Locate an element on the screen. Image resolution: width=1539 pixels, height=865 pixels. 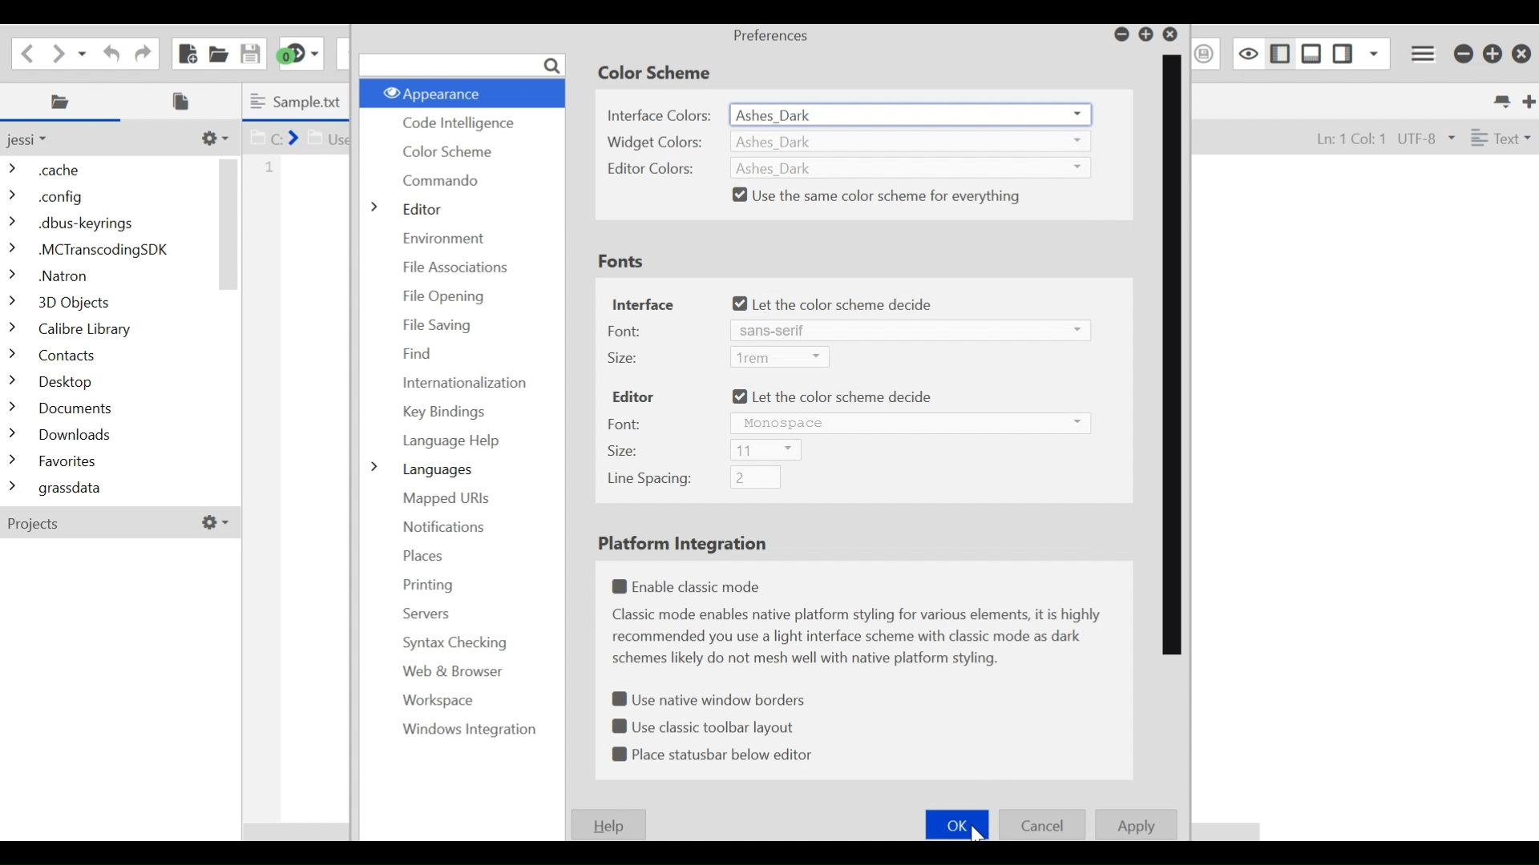
Cursor is located at coordinates (980, 836).